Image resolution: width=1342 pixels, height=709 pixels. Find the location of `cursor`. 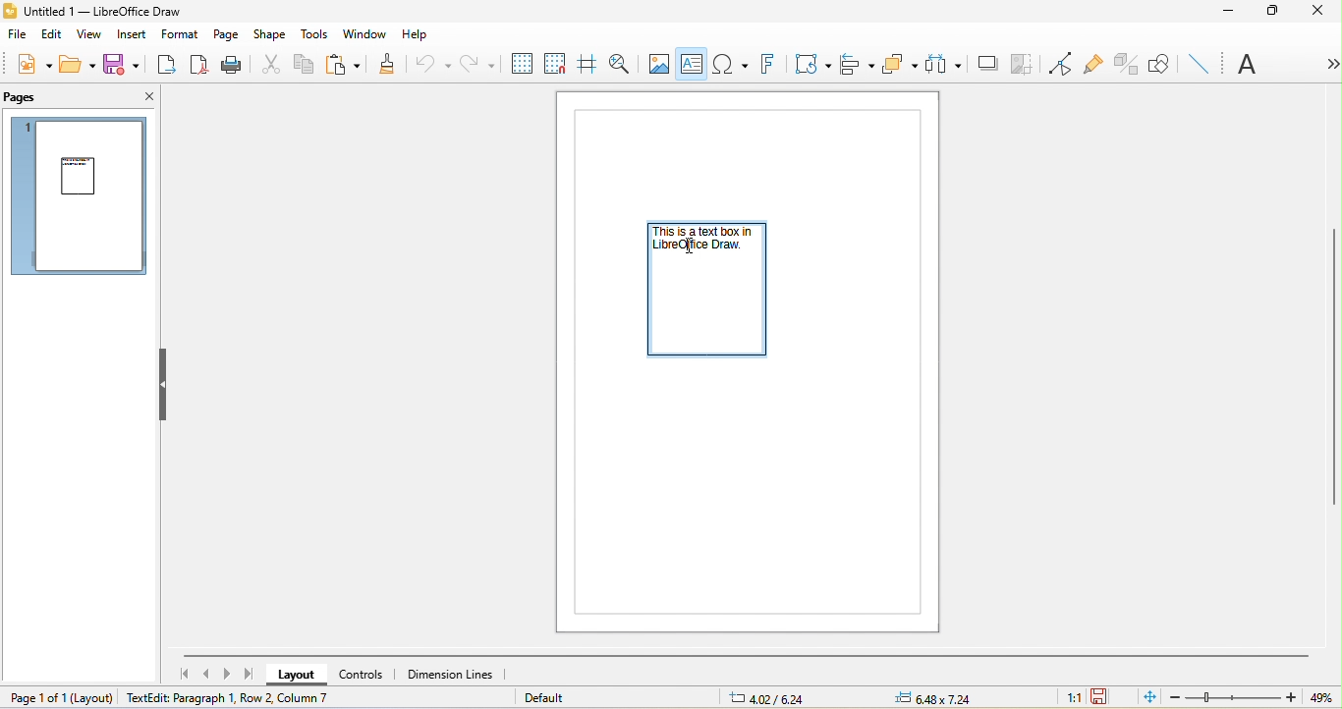

cursor is located at coordinates (689, 247).